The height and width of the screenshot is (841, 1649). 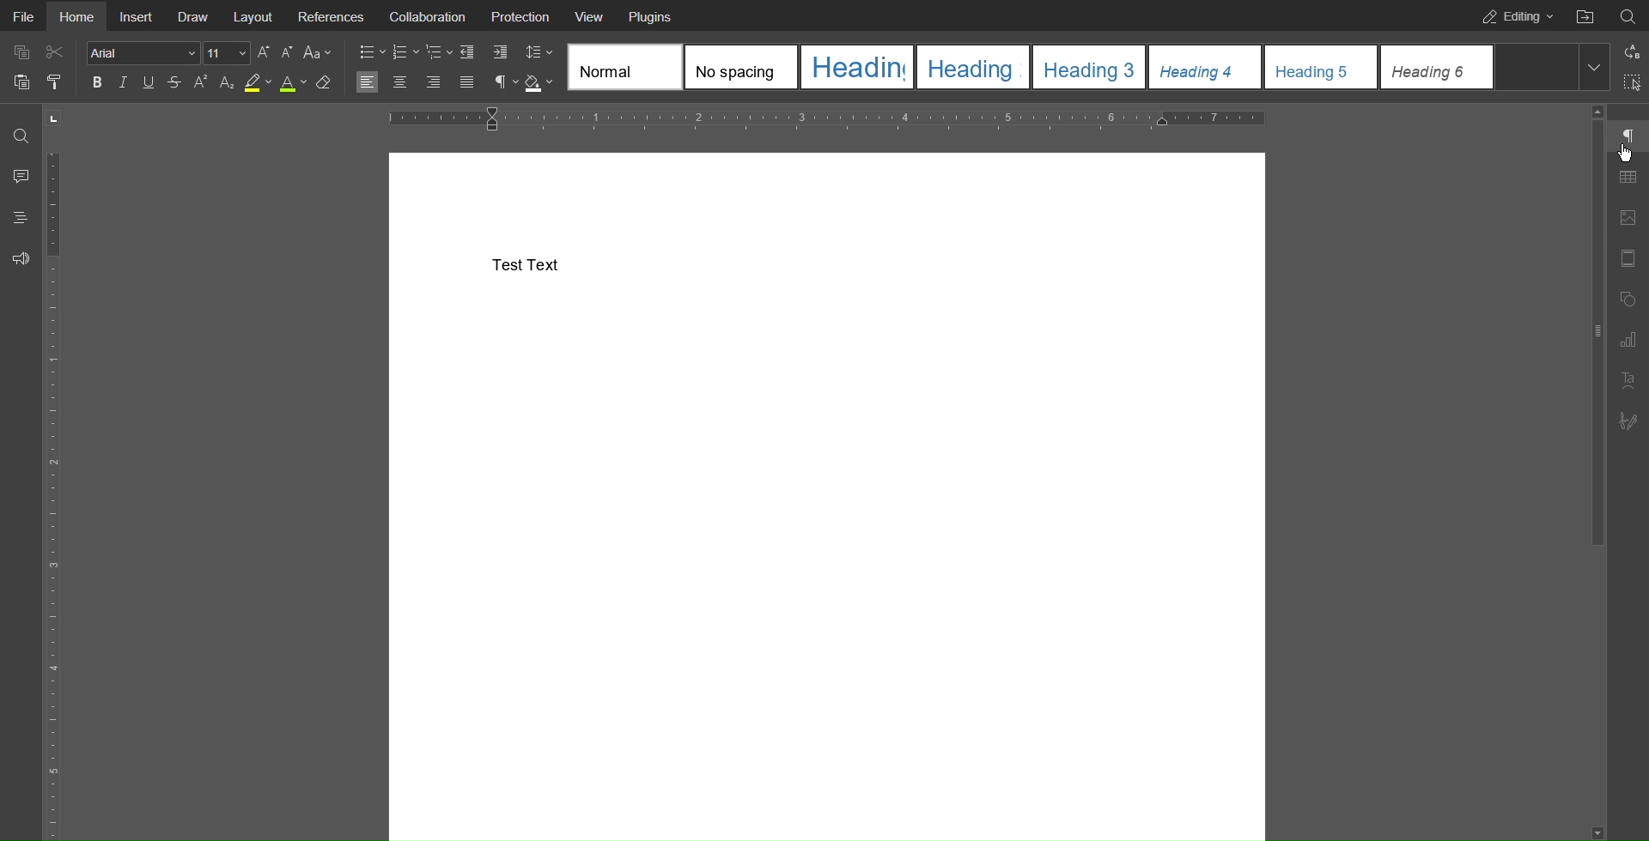 I want to click on Headings, so click(x=20, y=217).